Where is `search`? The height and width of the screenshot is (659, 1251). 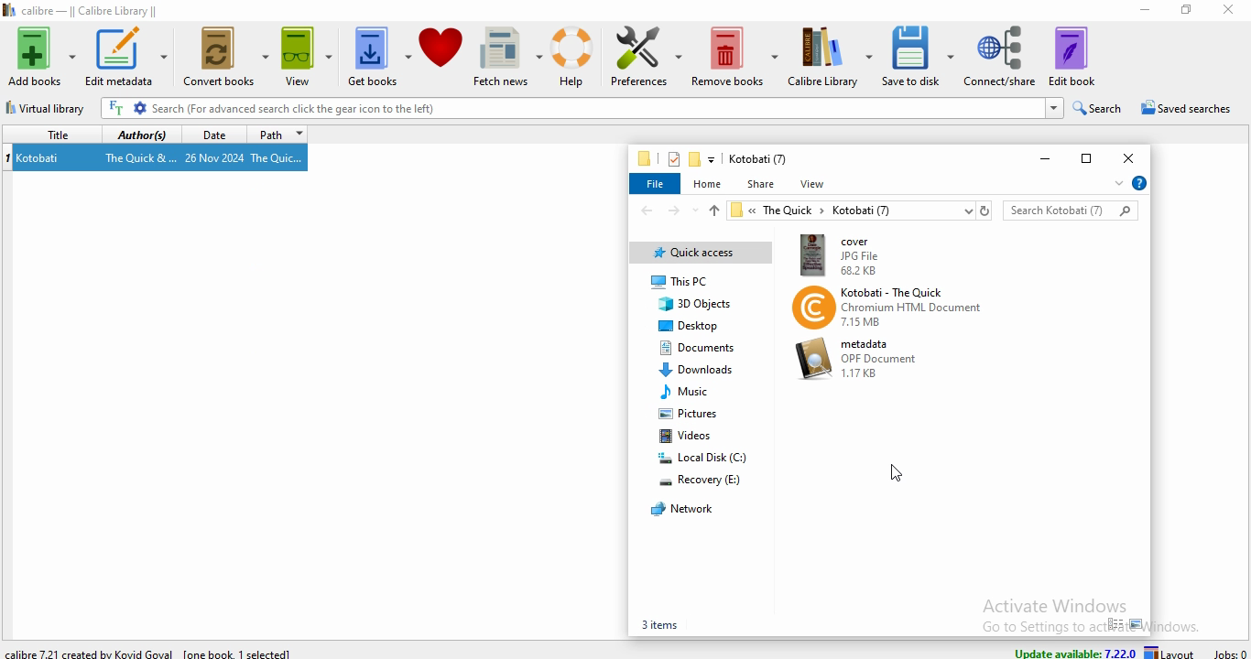 search is located at coordinates (1098, 106).